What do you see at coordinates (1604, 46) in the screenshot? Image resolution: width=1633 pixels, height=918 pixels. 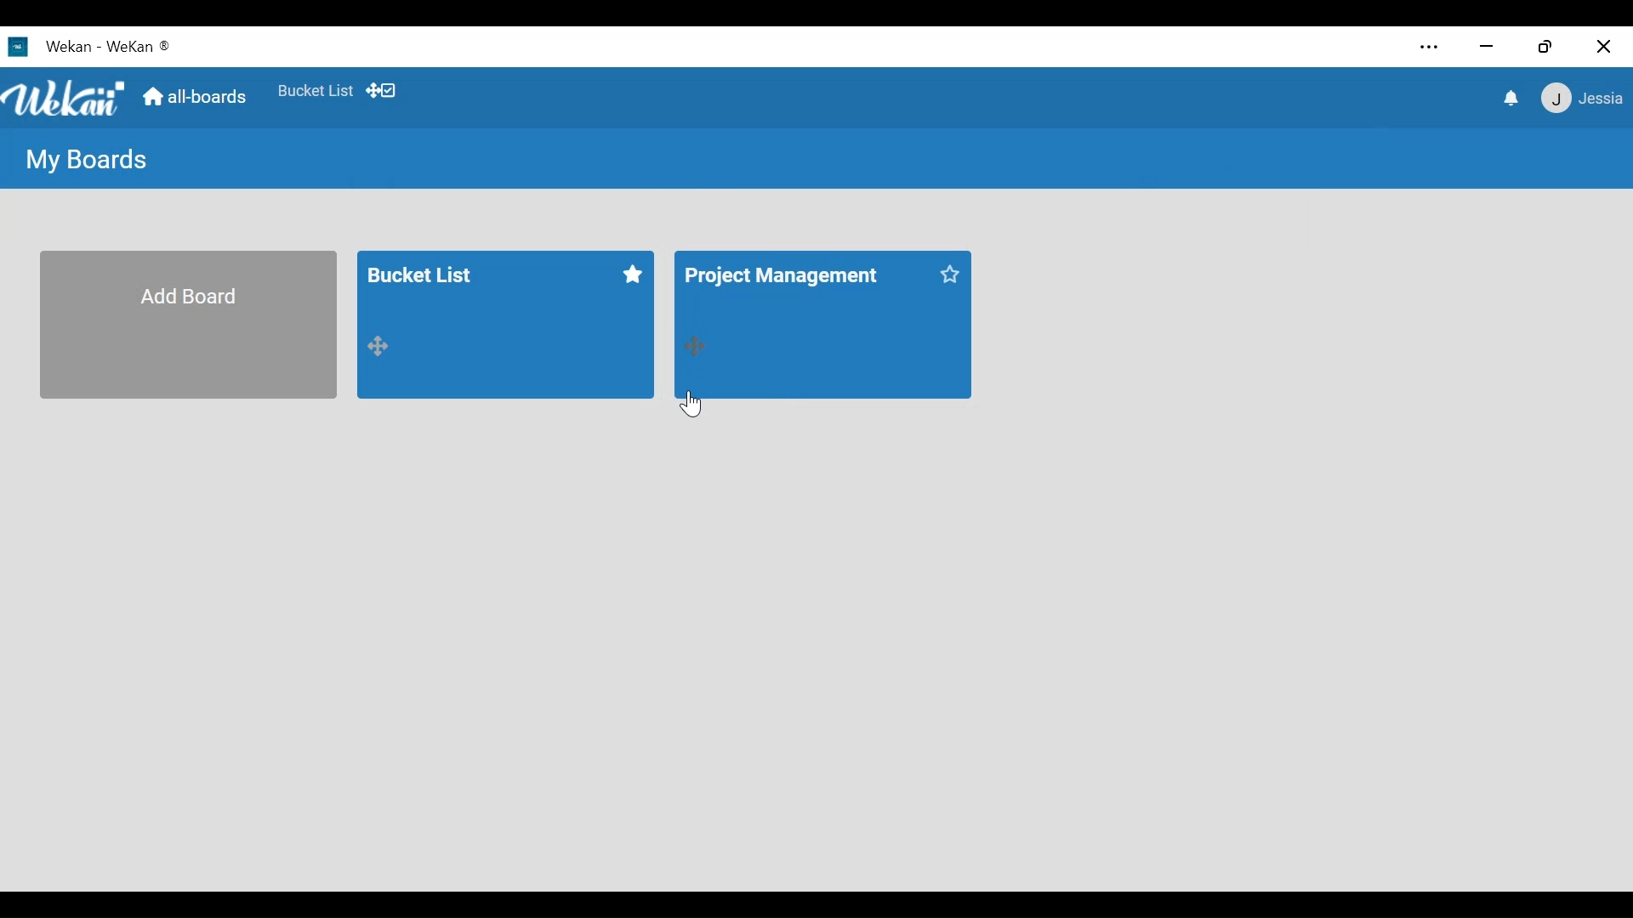 I see `Close` at bounding box center [1604, 46].